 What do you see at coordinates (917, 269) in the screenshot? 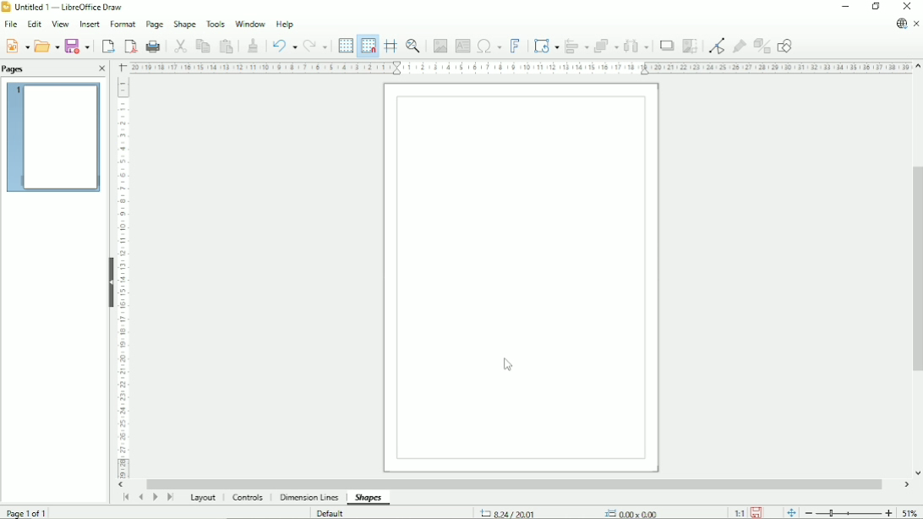
I see `Vertical scrollbar` at bounding box center [917, 269].